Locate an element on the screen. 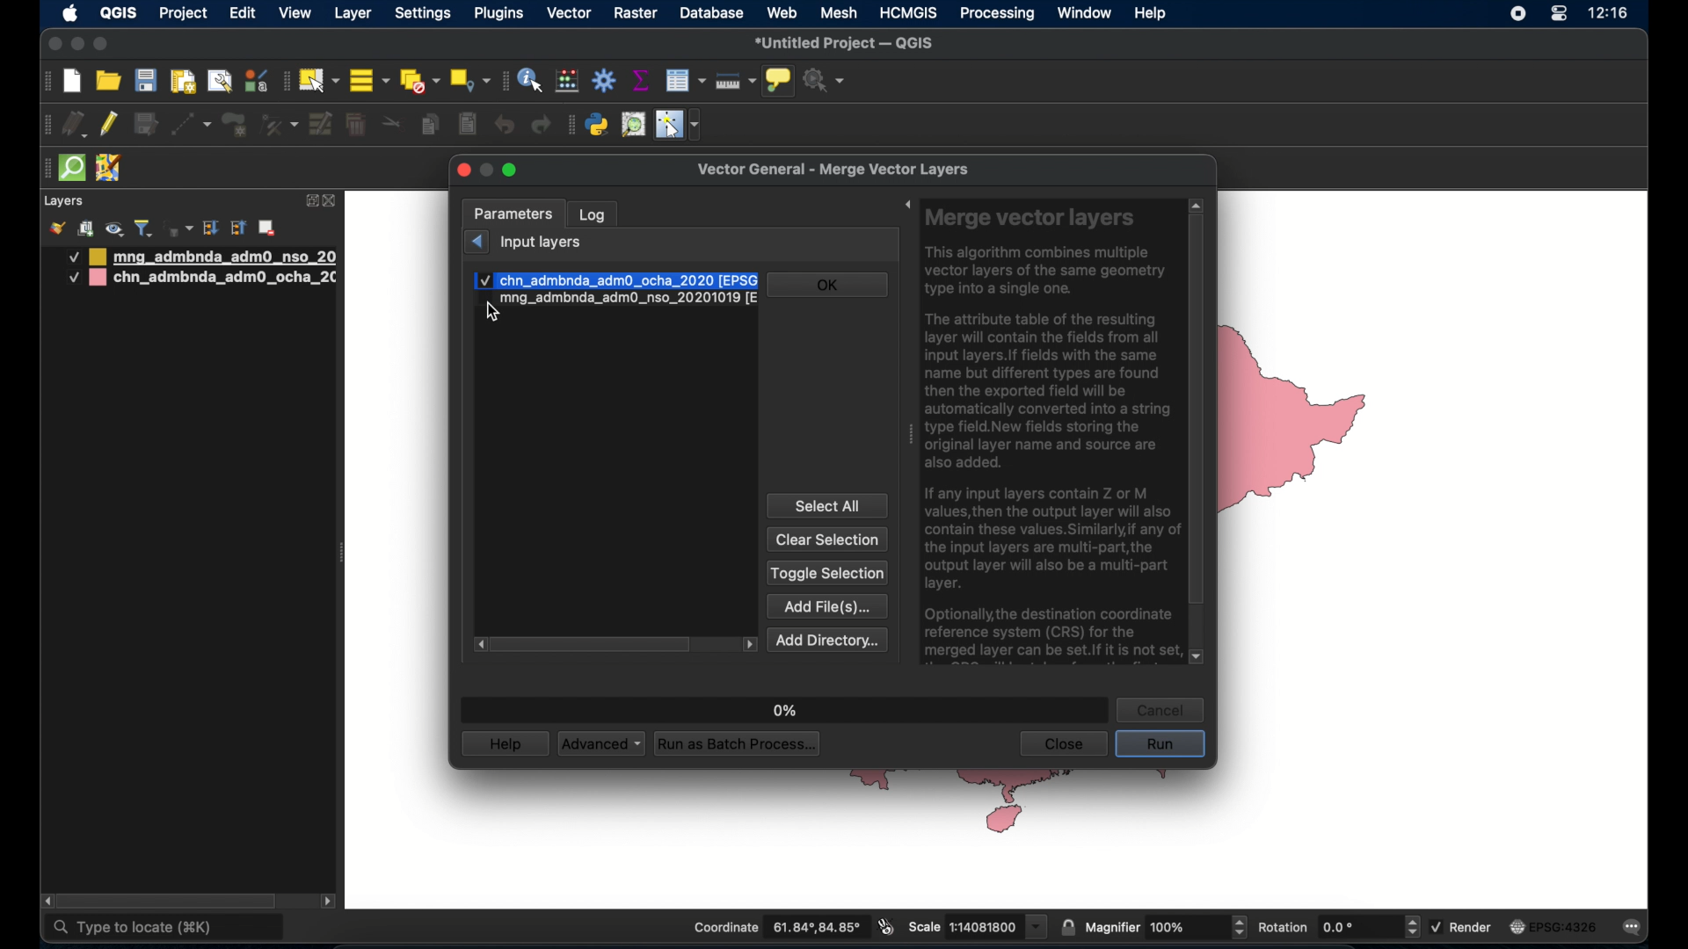  drag handle is located at coordinates (42, 170).